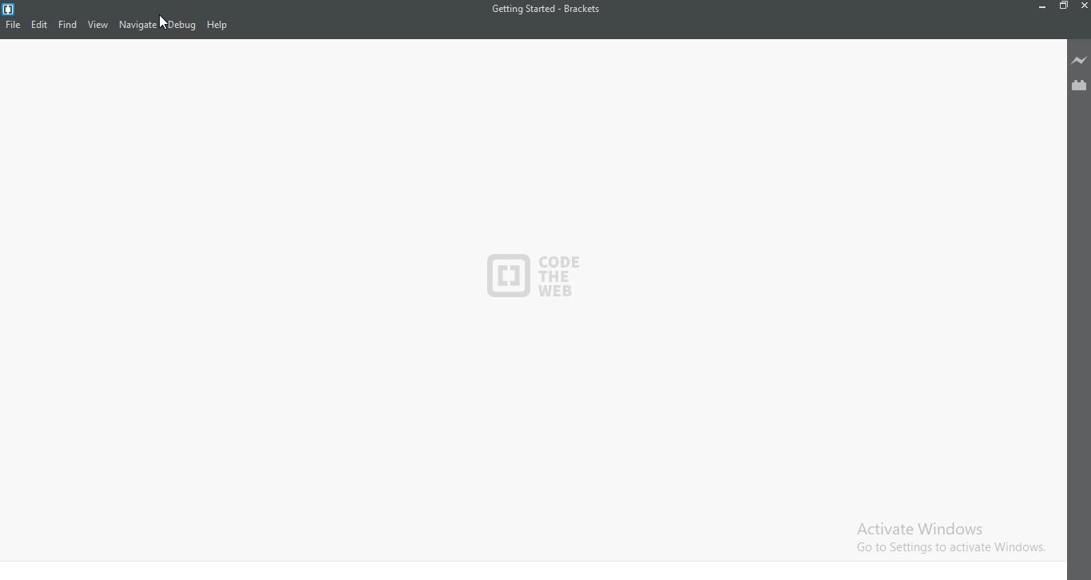 The width and height of the screenshot is (1091, 580). What do you see at coordinates (1079, 60) in the screenshot?
I see `Live preview` at bounding box center [1079, 60].